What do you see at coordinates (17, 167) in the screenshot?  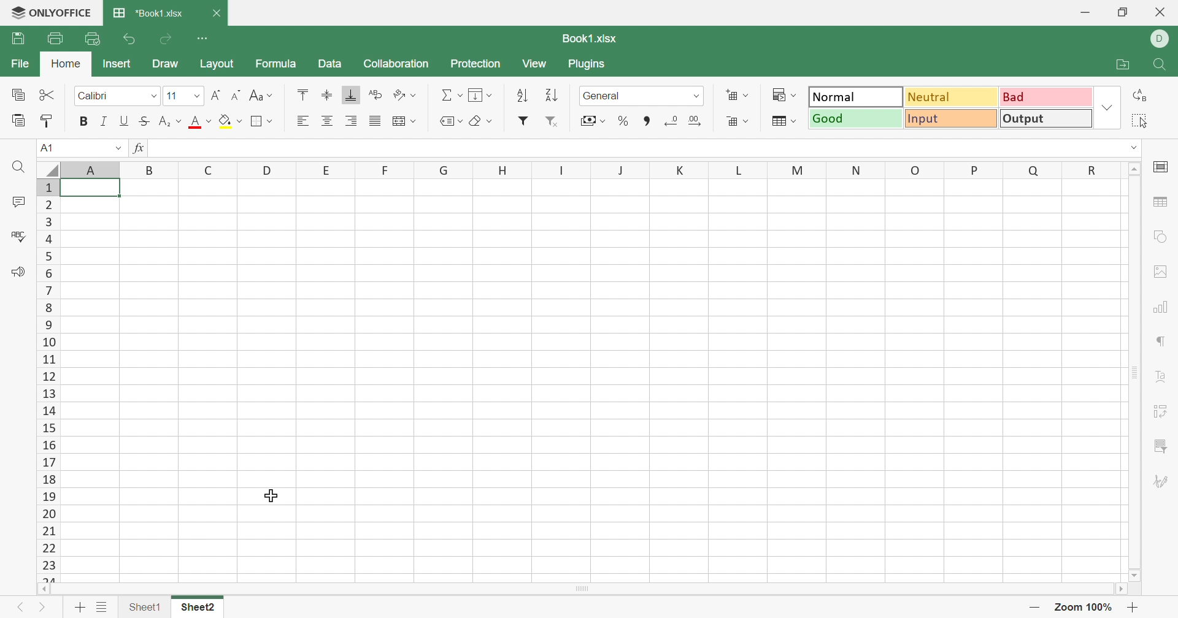 I see `Find` at bounding box center [17, 167].